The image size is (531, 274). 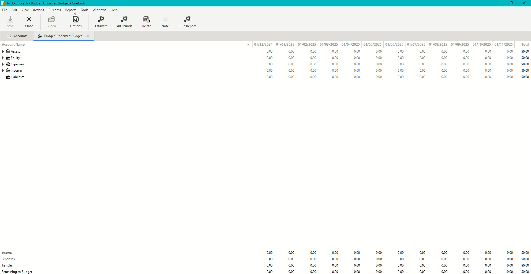 I want to click on 0.00, so click(x=468, y=70).